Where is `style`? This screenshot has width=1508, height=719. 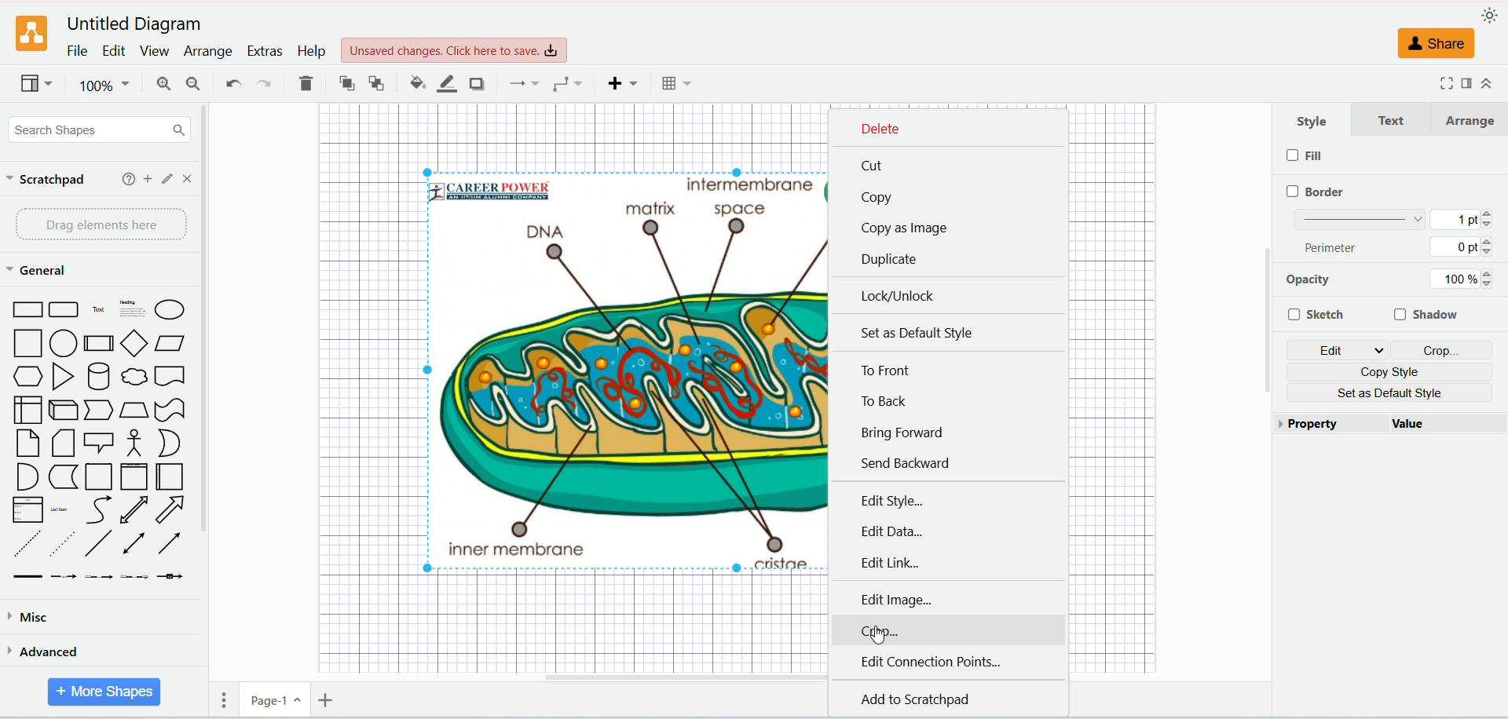 style is located at coordinates (1312, 119).